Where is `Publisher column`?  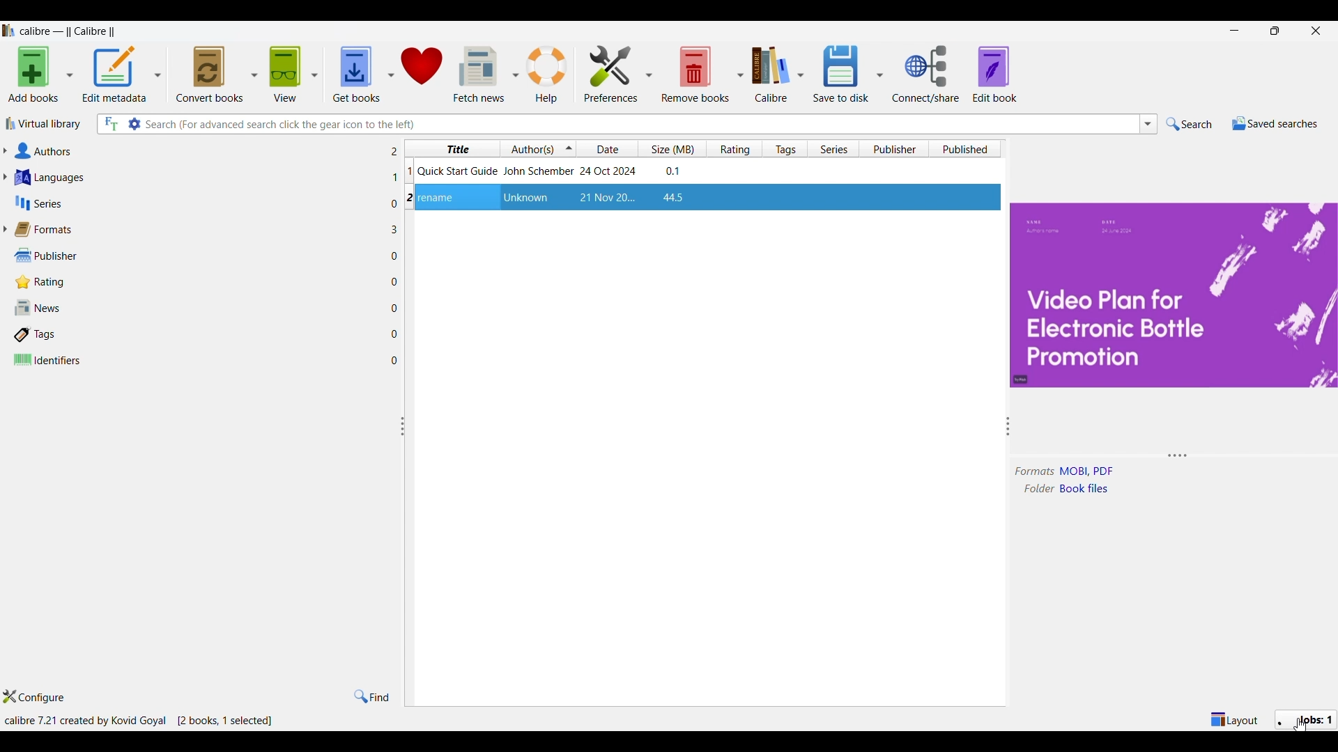 Publisher column is located at coordinates (893, 148).